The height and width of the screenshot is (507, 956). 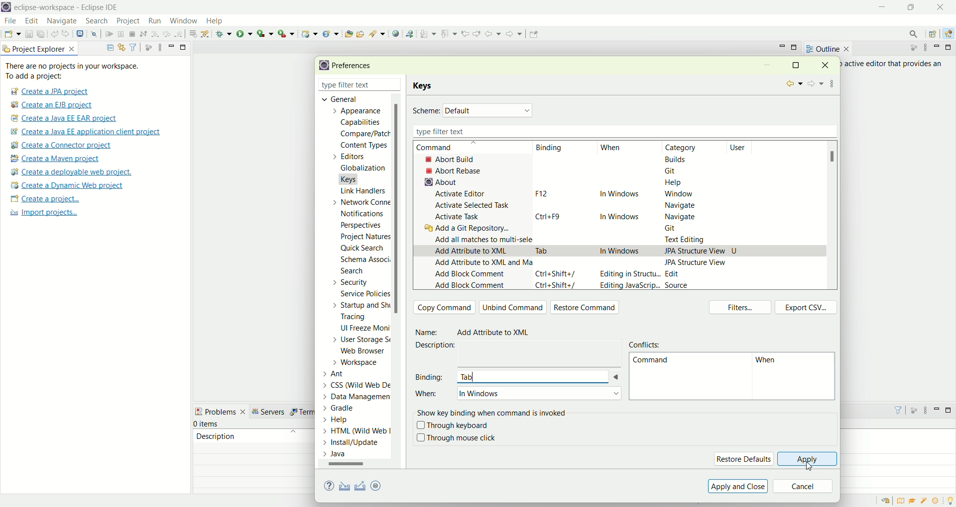 I want to click on type filter text, so click(x=348, y=86).